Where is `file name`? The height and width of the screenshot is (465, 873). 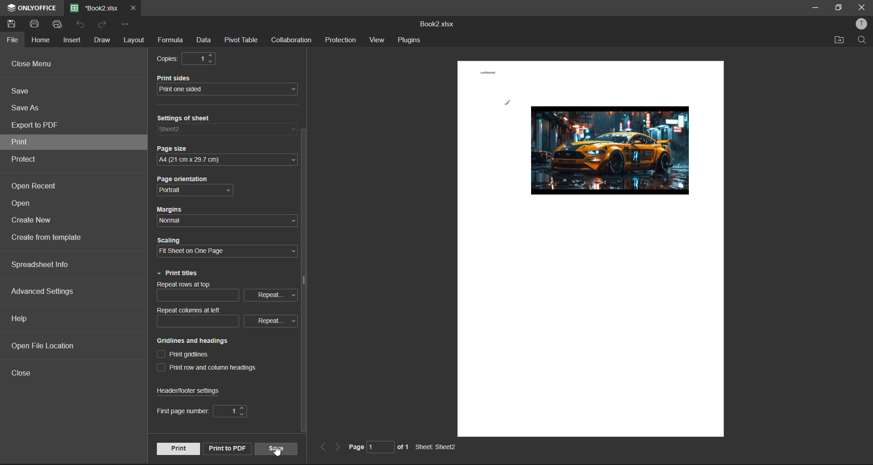
file name is located at coordinates (436, 23).